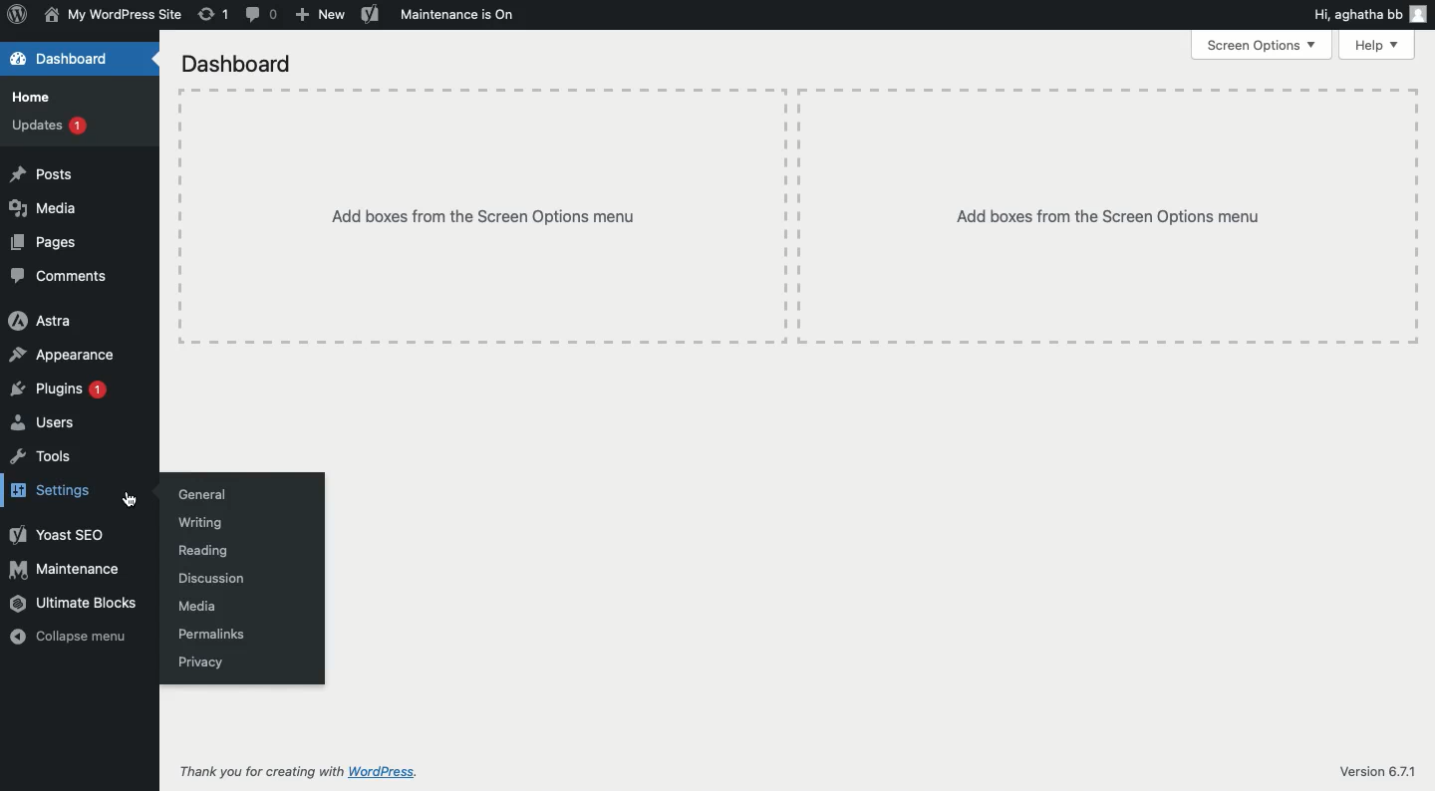 The width and height of the screenshot is (1435, 791). What do you see at coordinates (51, 125) in the screenshot?
I see `Updates` at bounding box center [51, 125].